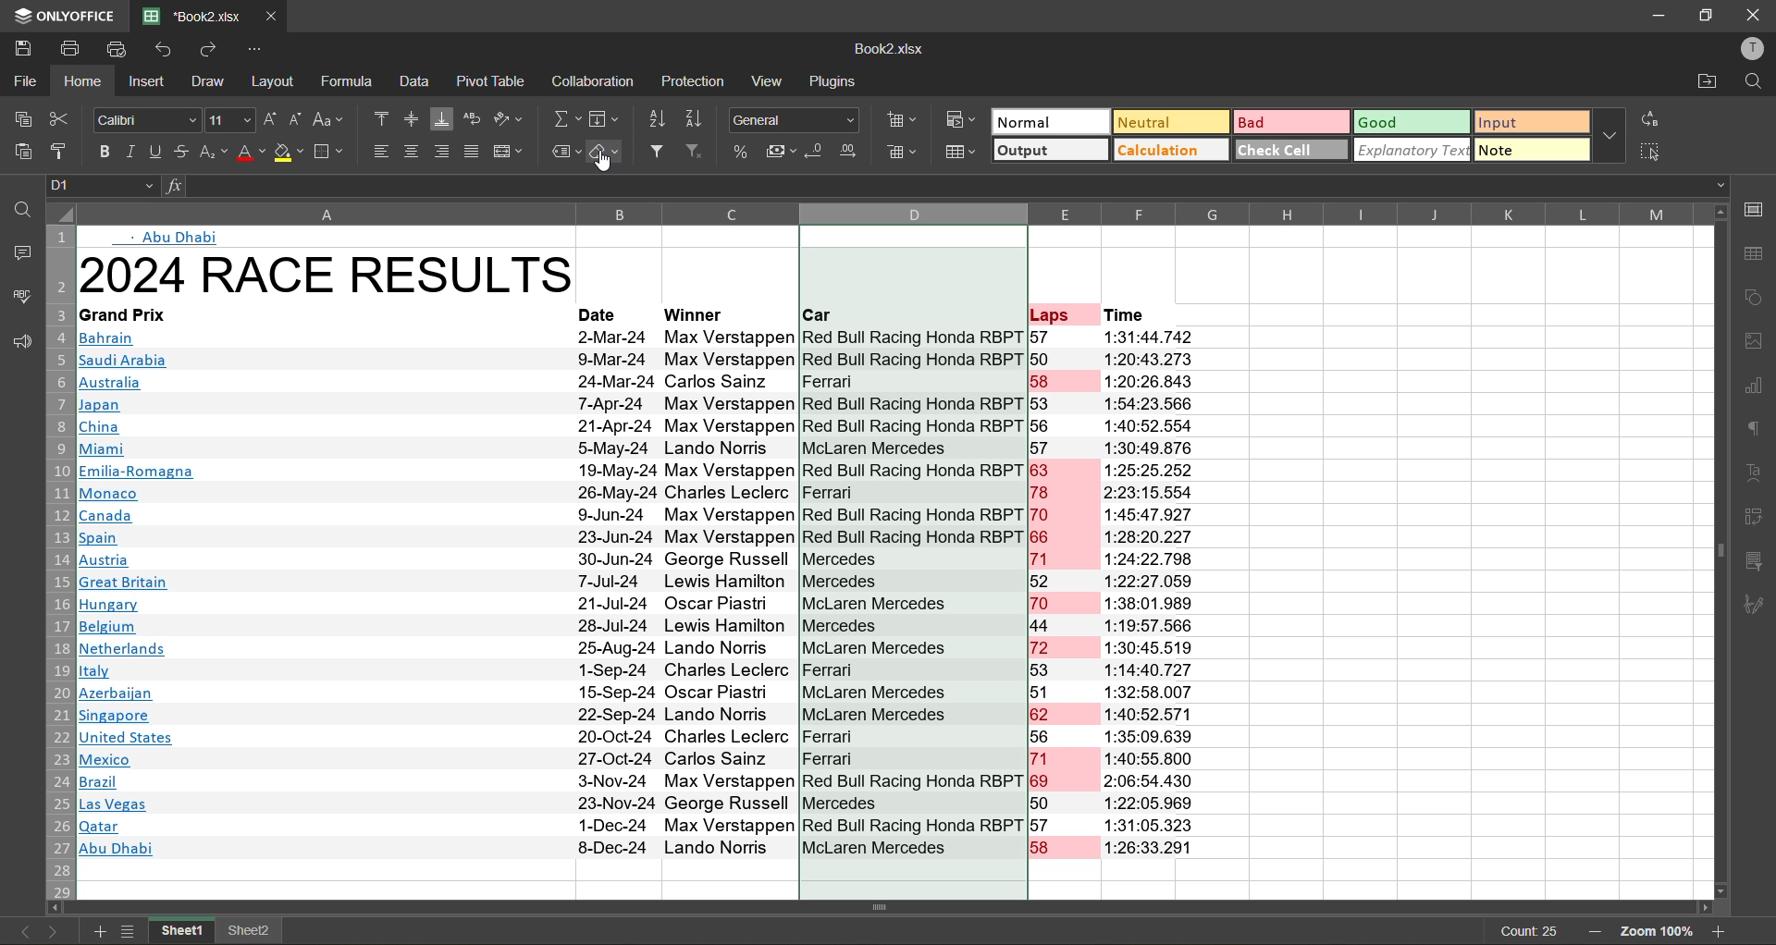 The image size is (1776, 945). What do you see at coordinates (638, 558) in the screenshot?
I see `Bl Austria 30-Jun-24 George Russell Mercedes 71 1:24:22.798` at bounding box center [638, 558].